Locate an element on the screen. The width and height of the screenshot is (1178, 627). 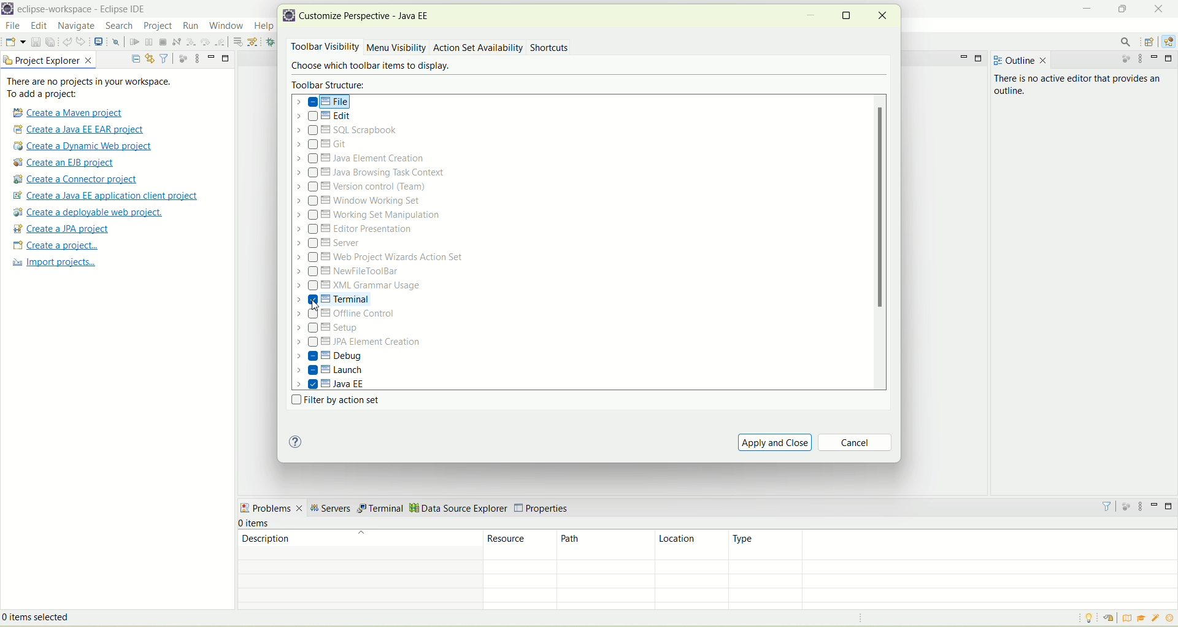
redo is located at coordinates (82, 42).